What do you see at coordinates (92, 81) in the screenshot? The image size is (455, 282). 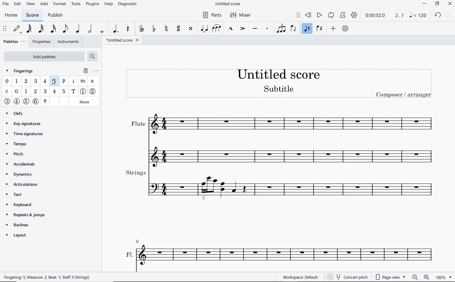 I see `RH GUITAR FINGERING A` at bounding box center [92, 81].